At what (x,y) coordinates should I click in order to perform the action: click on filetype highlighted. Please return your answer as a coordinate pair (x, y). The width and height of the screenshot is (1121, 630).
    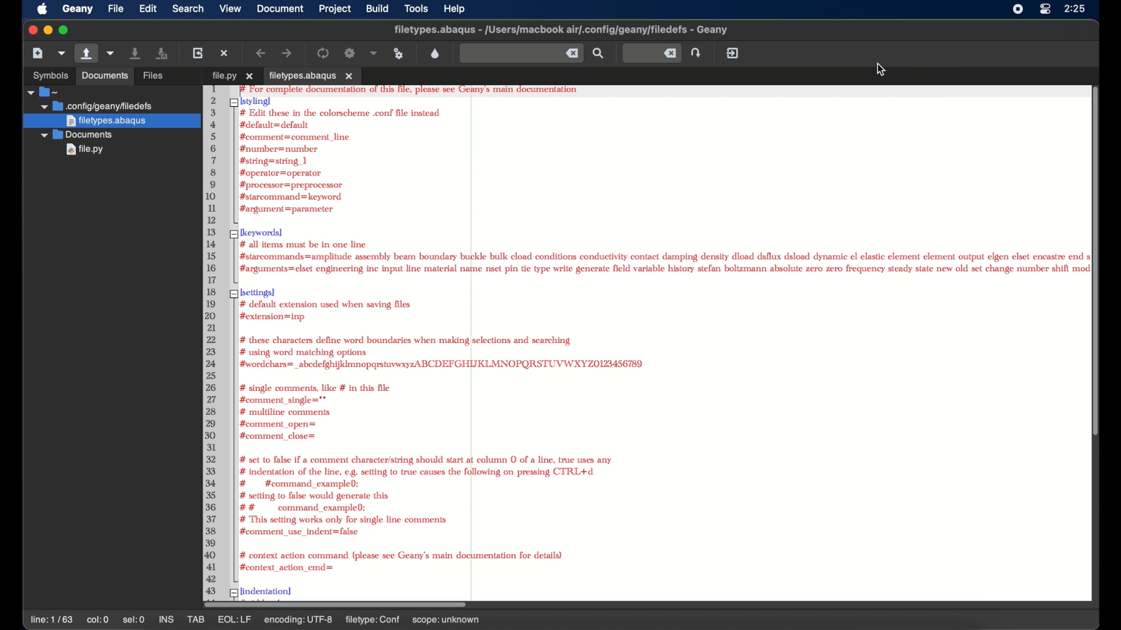
    Looking at the image, I should click on (112, 121).